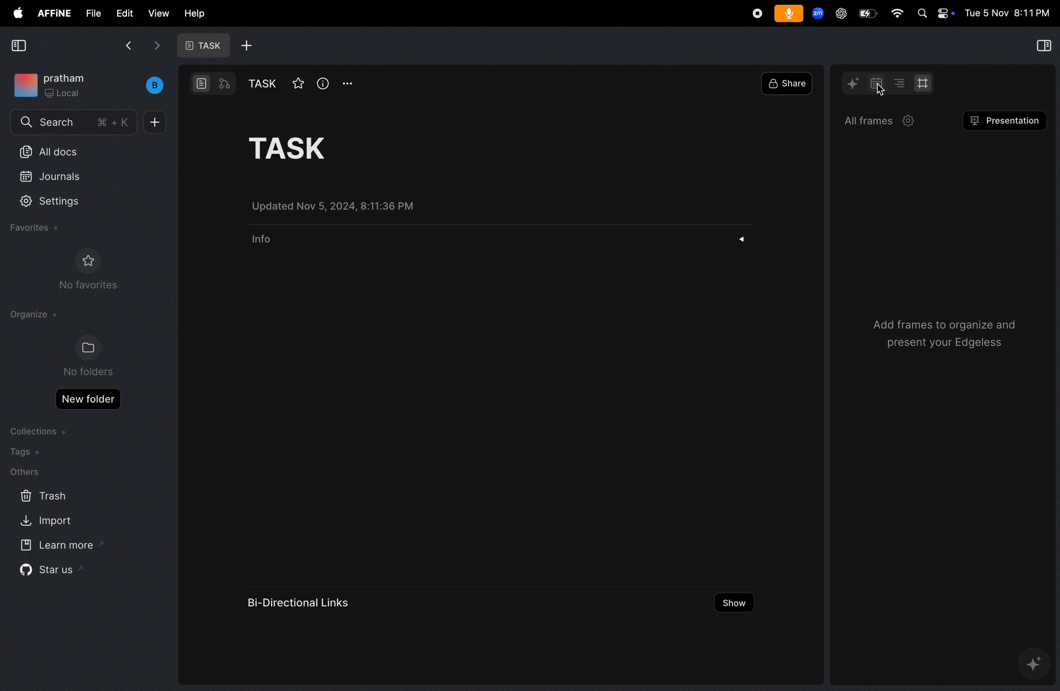  What do you see at coordinates (47, 522) in the screenshot?
I see `import` at bounding box center [47, 522].